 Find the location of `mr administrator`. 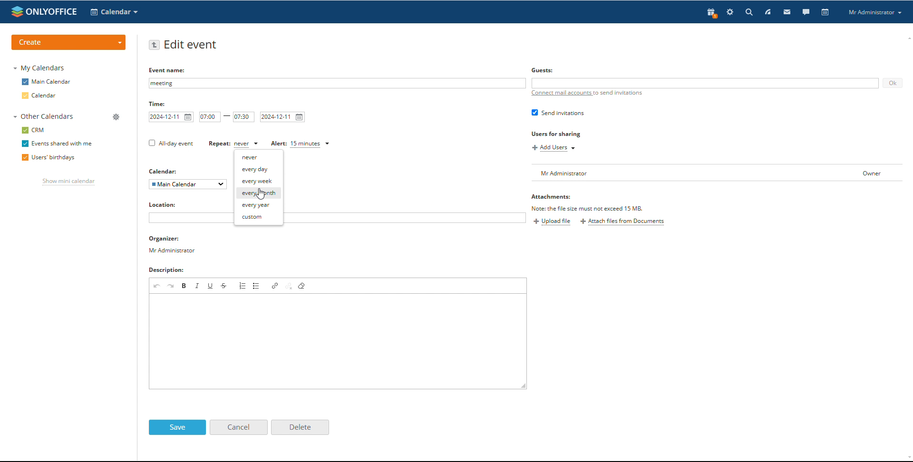

mr administrator is located at coordinates (175, 252).